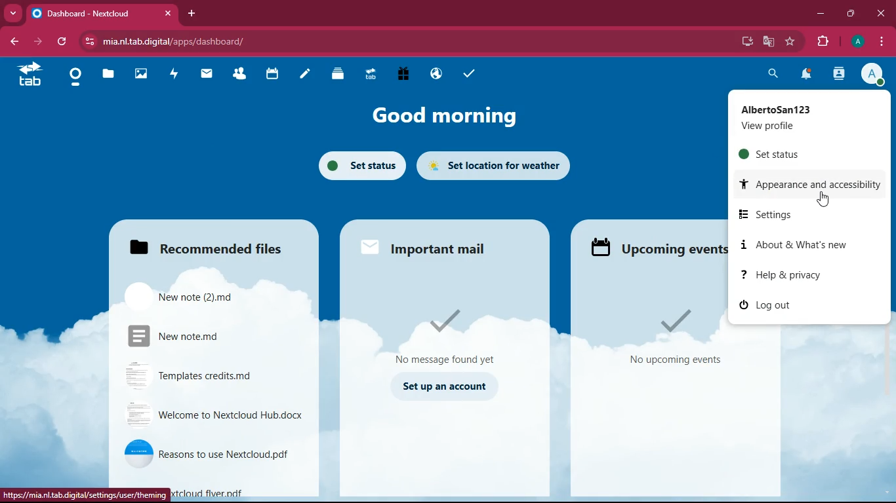 This screenshot has width=896, height=503. I want to click on friends, so click(243, 73).